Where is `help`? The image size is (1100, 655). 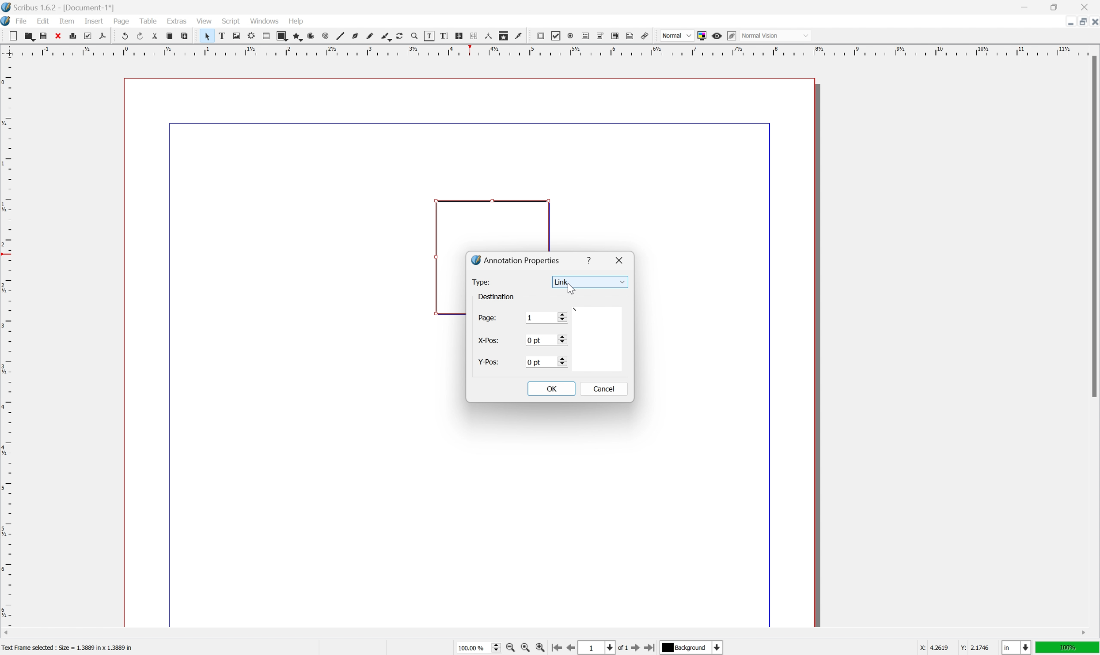
help is located at coordinates (591, 260).